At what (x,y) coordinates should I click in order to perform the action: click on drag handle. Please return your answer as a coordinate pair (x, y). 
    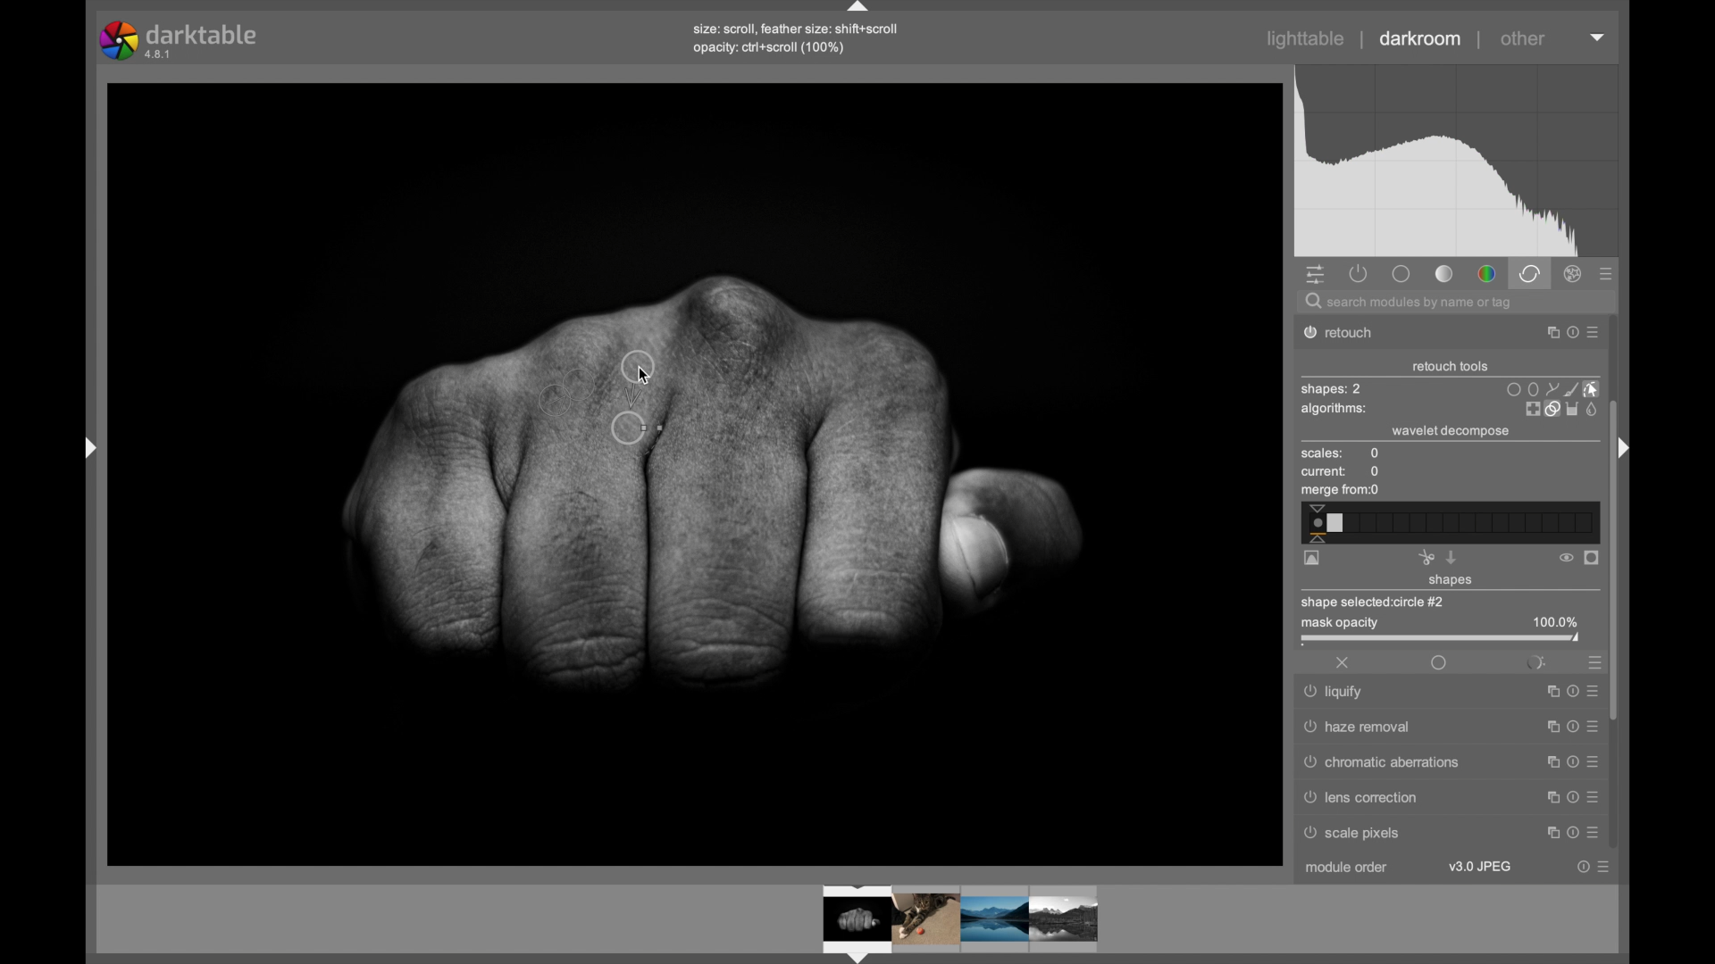
    Looking at the image, I should click on (84, 446).